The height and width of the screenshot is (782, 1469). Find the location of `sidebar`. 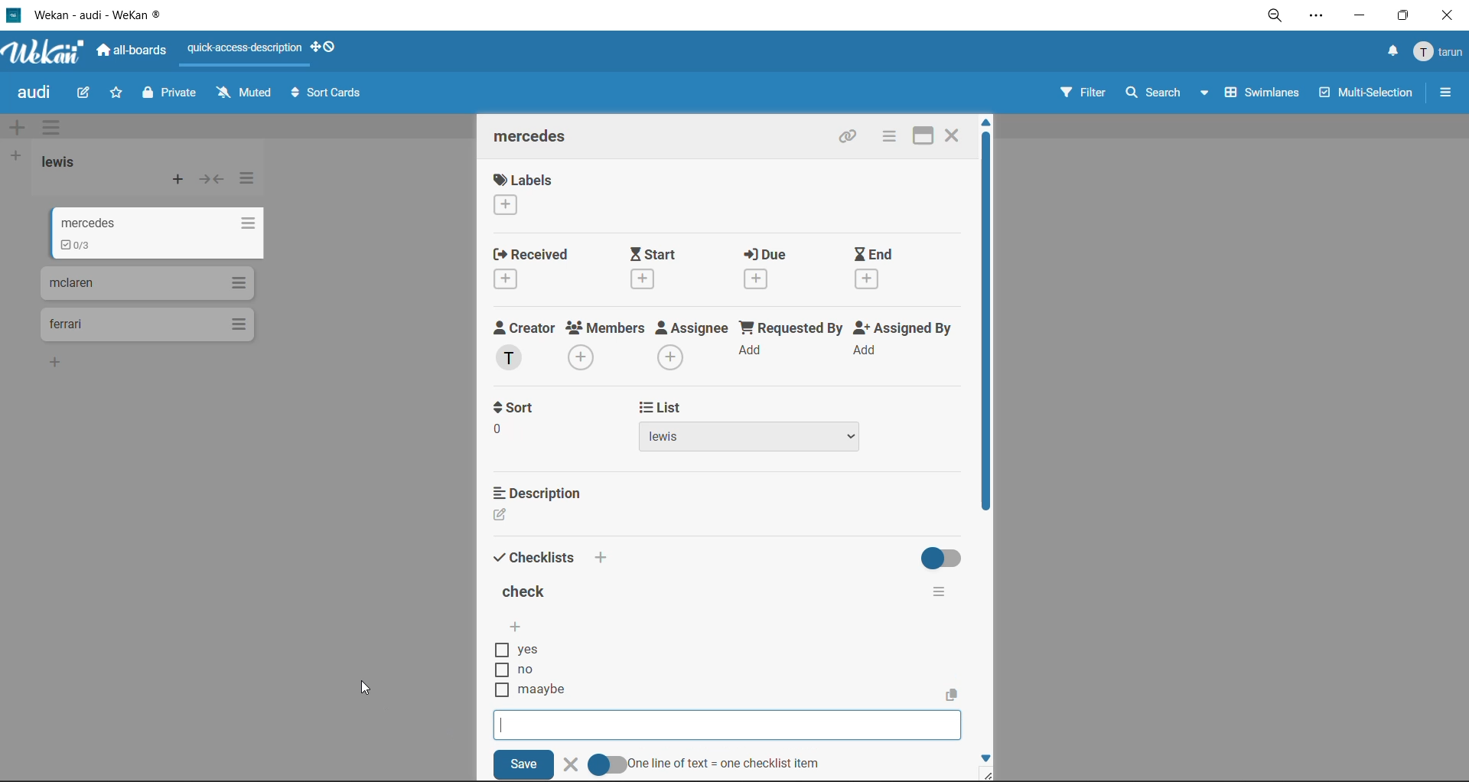

sidebar is located at coordinates (1445, 93).